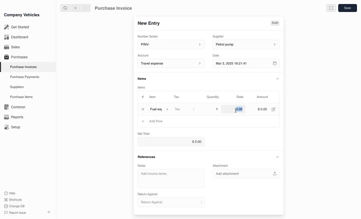  I want to click on Rate, so click(240, 97).